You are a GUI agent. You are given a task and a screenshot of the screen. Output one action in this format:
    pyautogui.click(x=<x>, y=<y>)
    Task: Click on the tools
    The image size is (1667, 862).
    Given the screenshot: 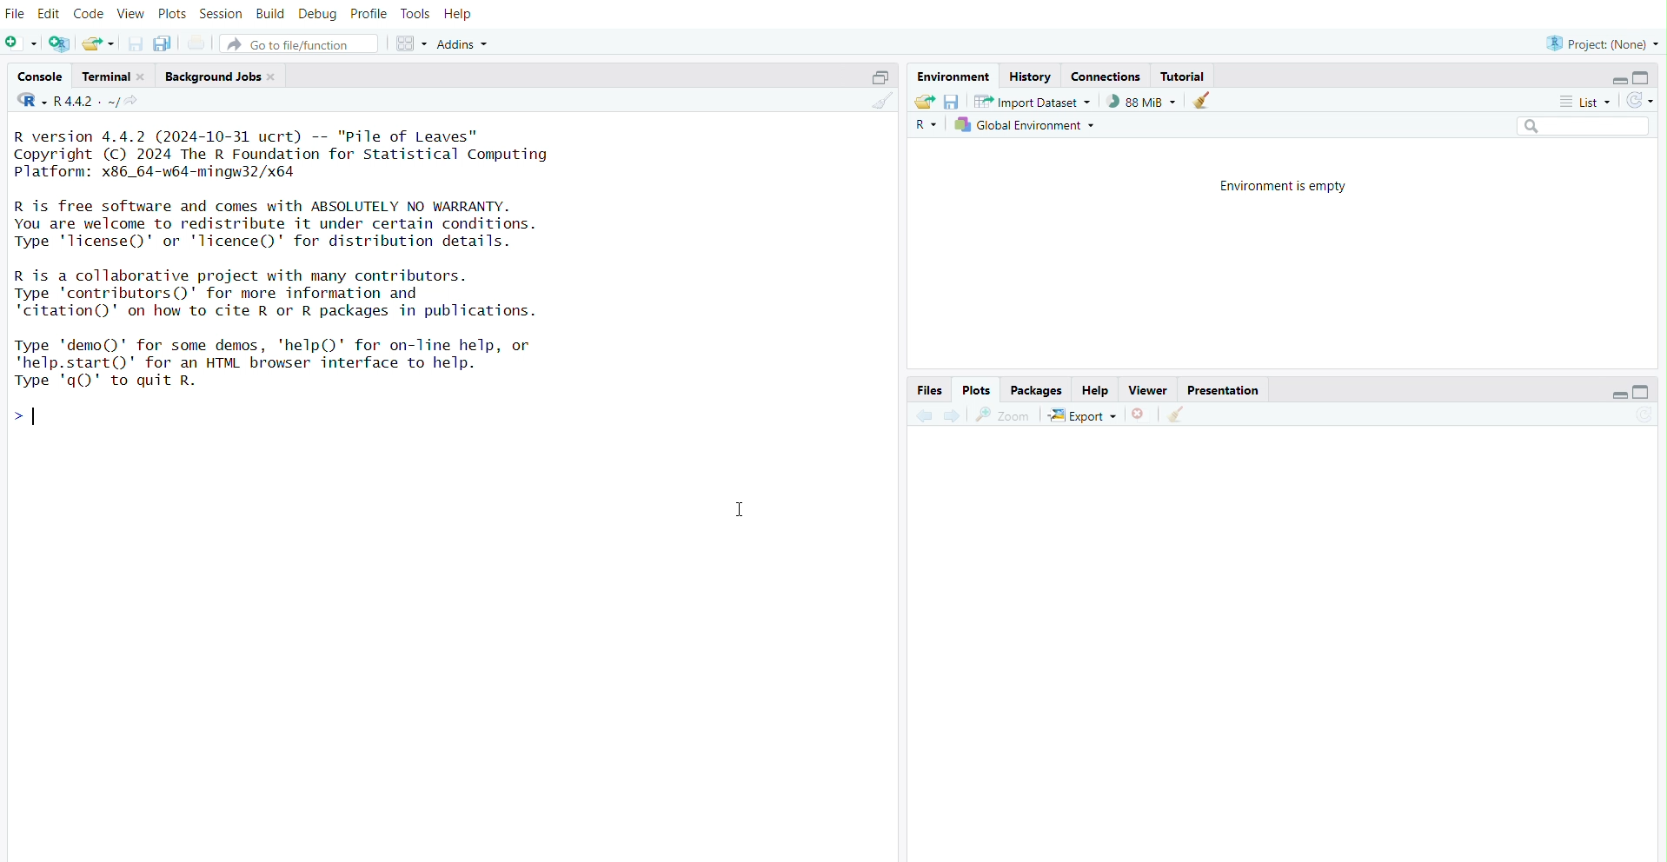 What is the action you would take?
    pyautogui.click(x=416, y=11)
    